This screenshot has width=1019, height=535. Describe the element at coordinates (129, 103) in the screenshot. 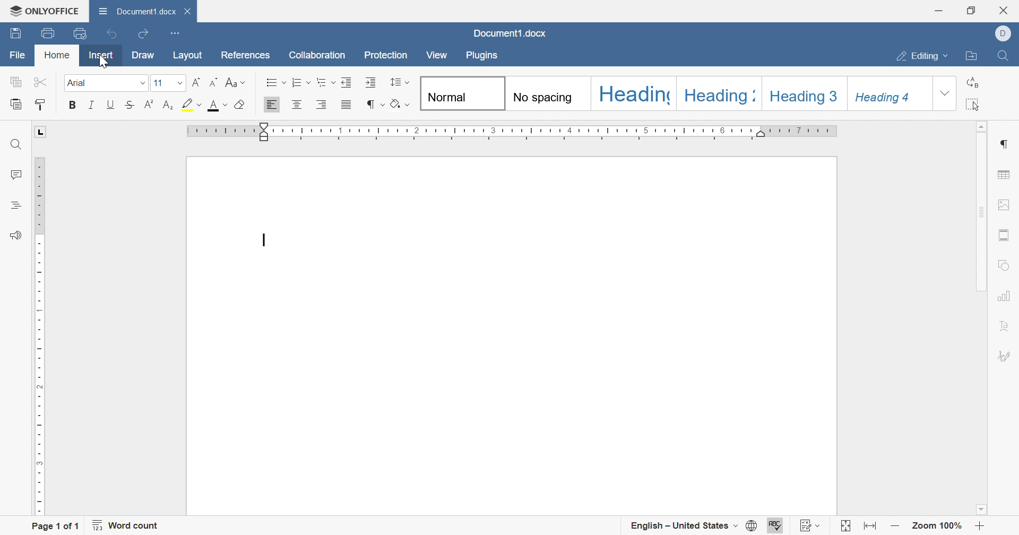

I see `Strikethrough` at that location.